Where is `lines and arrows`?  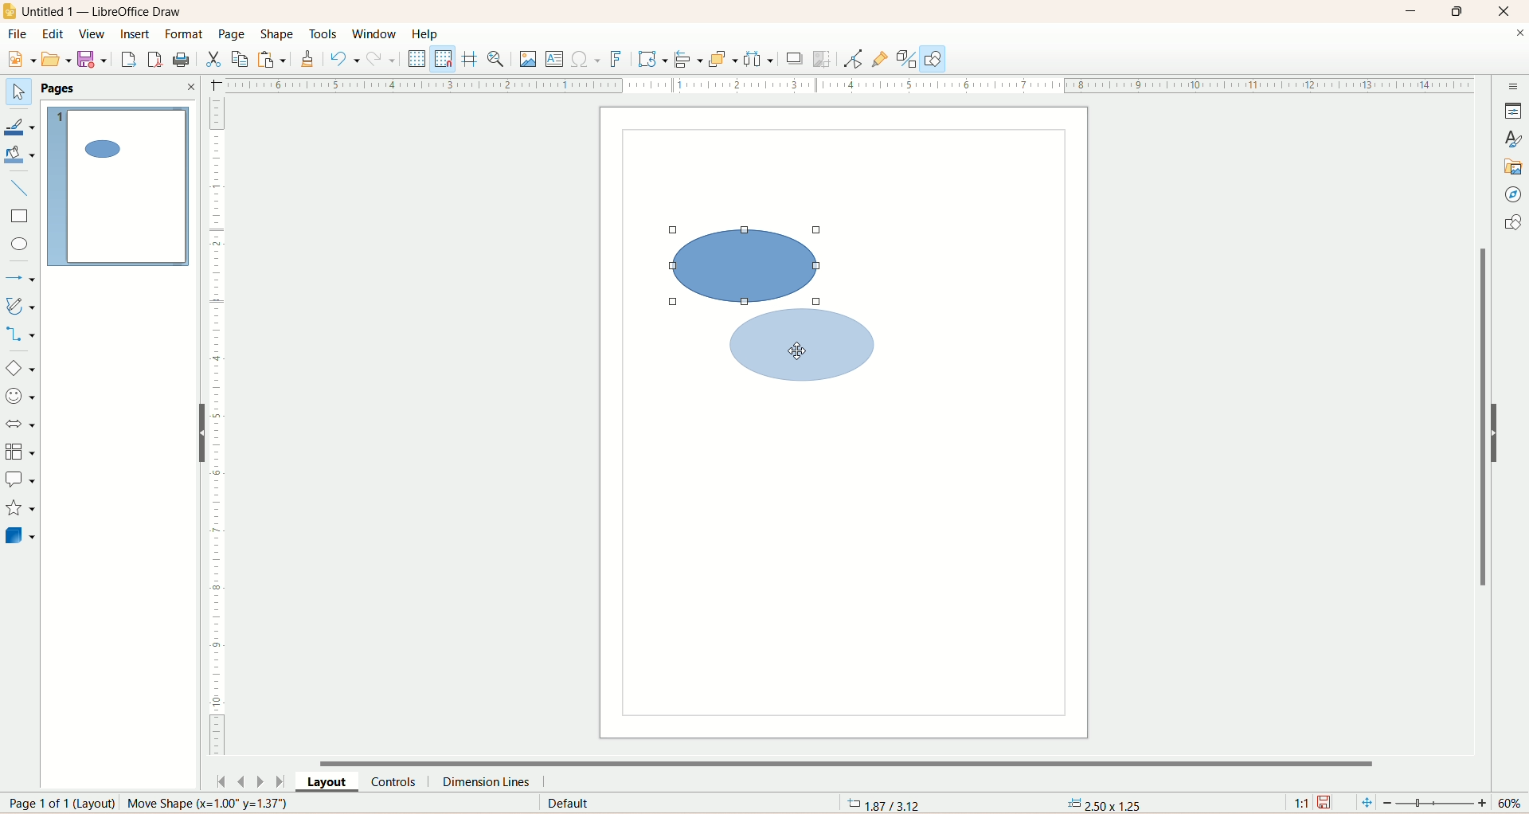 lines and arrows is located at coordinates (20, 278).